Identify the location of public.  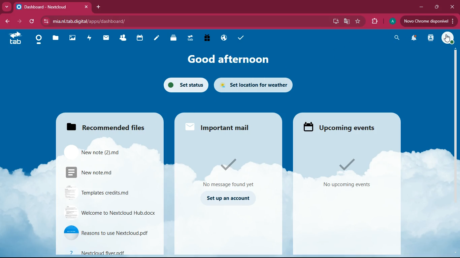
(225, 38).